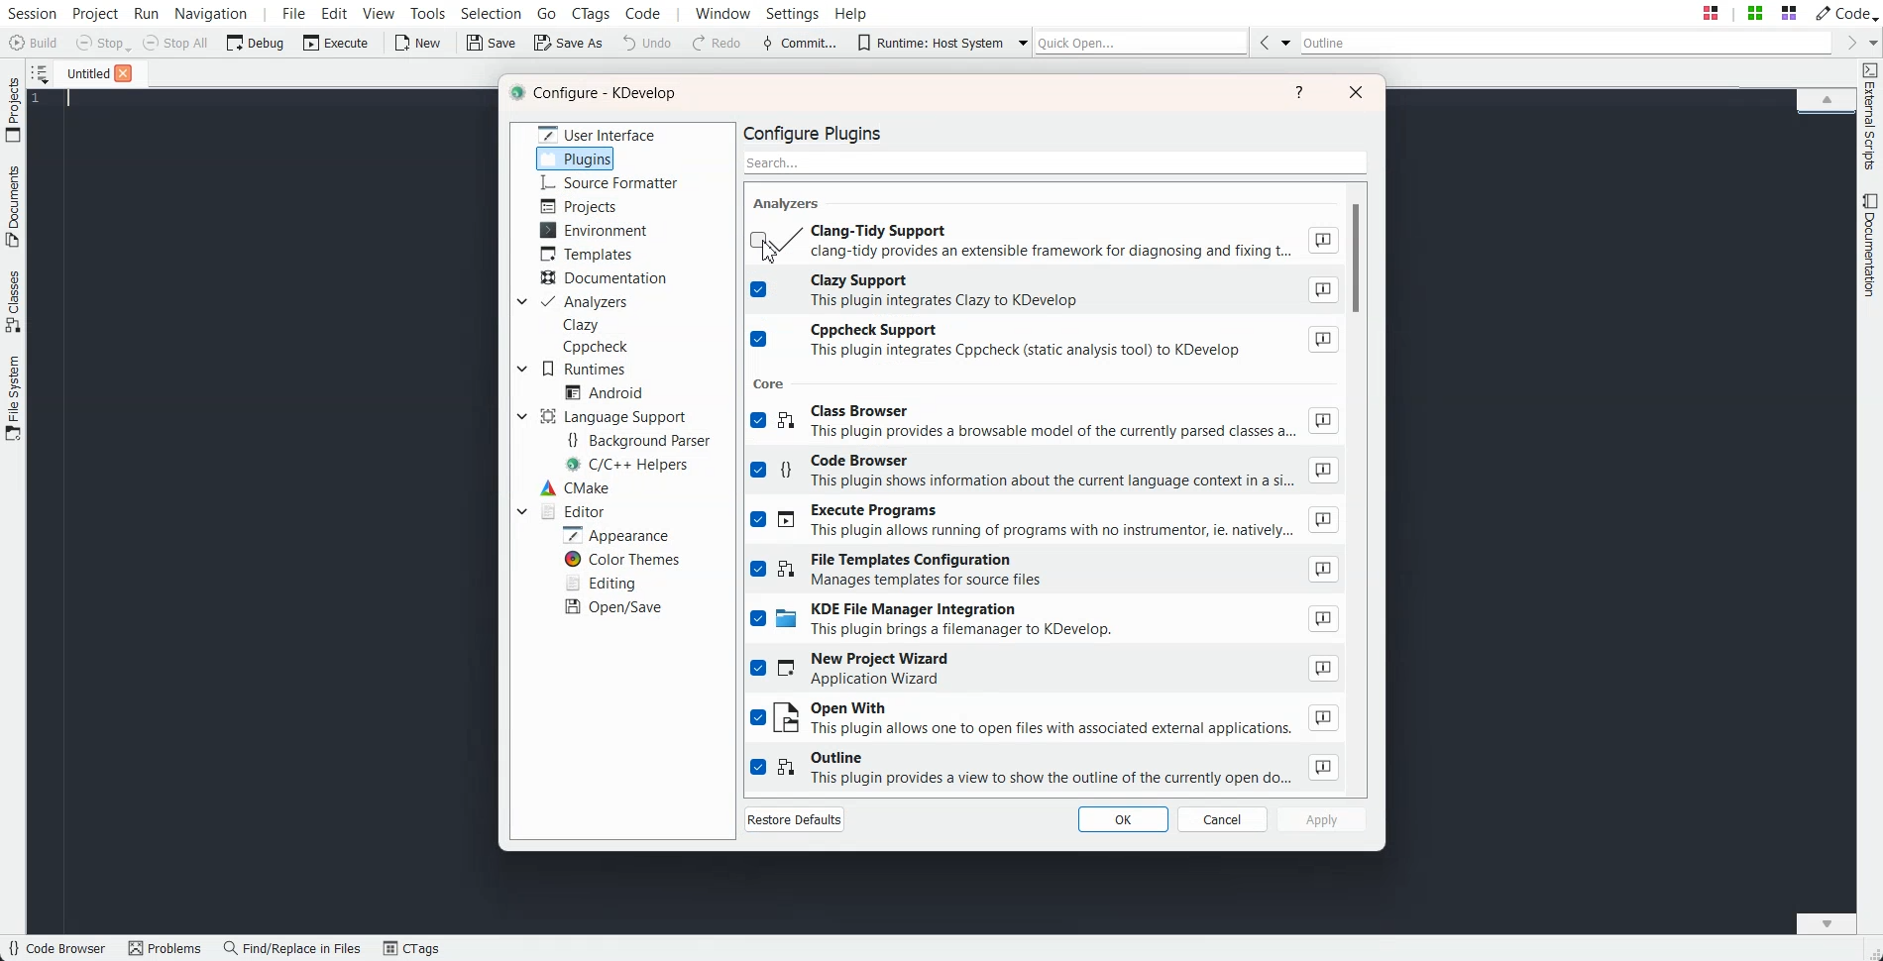 This screenshot has height=961, width=1883. Describe the element at coordinates (585, 302) in the screenshot. I see `Analyzers` at that location.